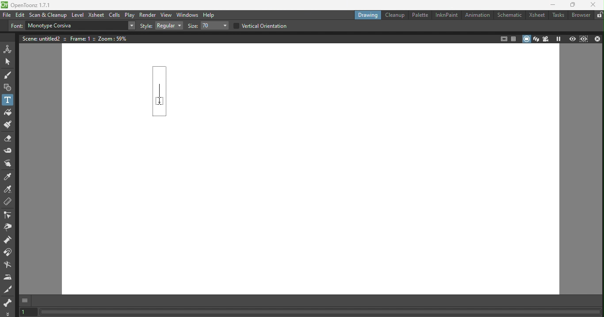  What do you see at coordinates (546, 39) in the screenshot?
I see `Camera view` at bounding box center [546, 39].